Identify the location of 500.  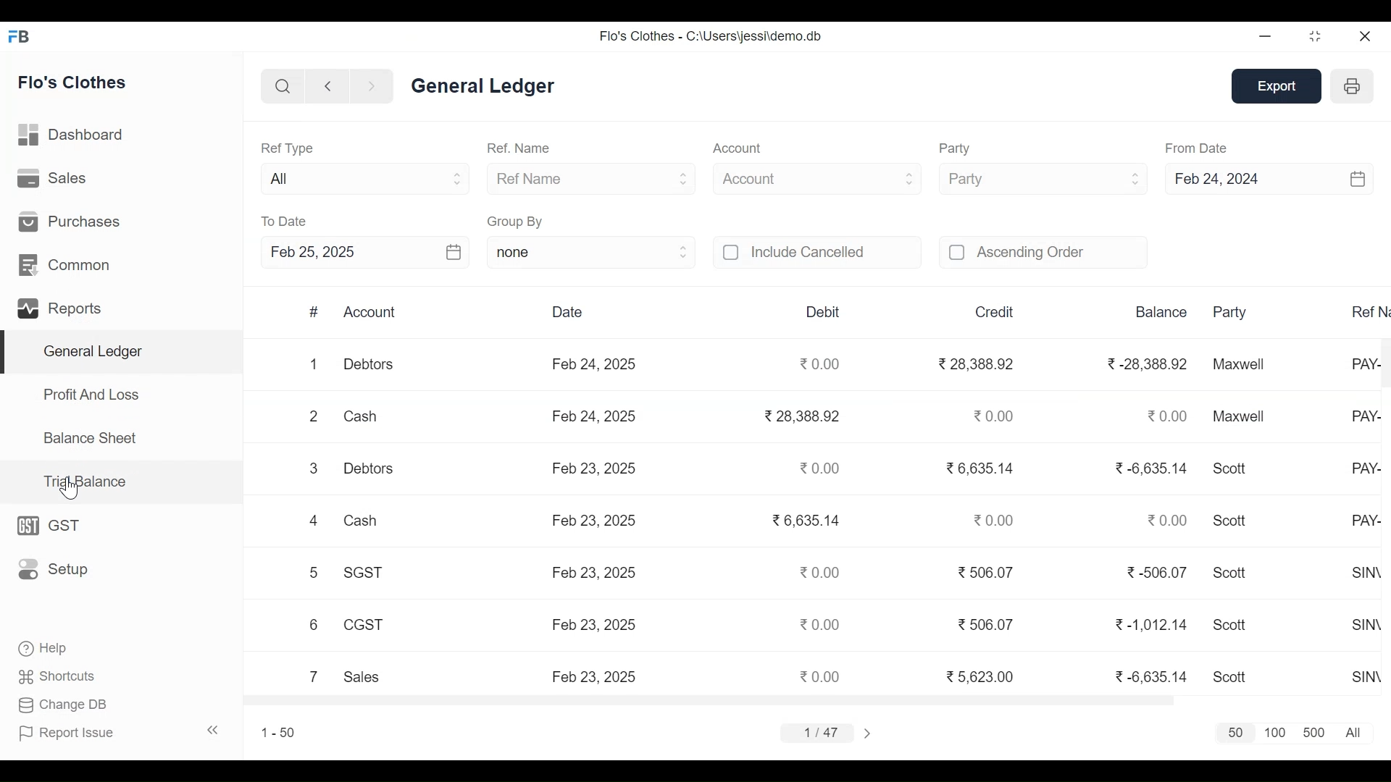
(1315, 732).